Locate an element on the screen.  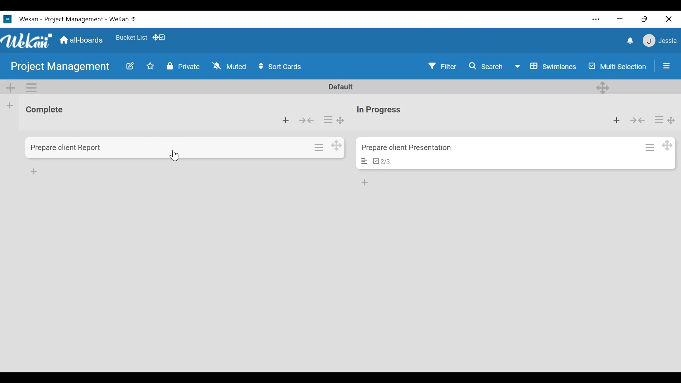
Card actions is located at coordinates (650, 147).